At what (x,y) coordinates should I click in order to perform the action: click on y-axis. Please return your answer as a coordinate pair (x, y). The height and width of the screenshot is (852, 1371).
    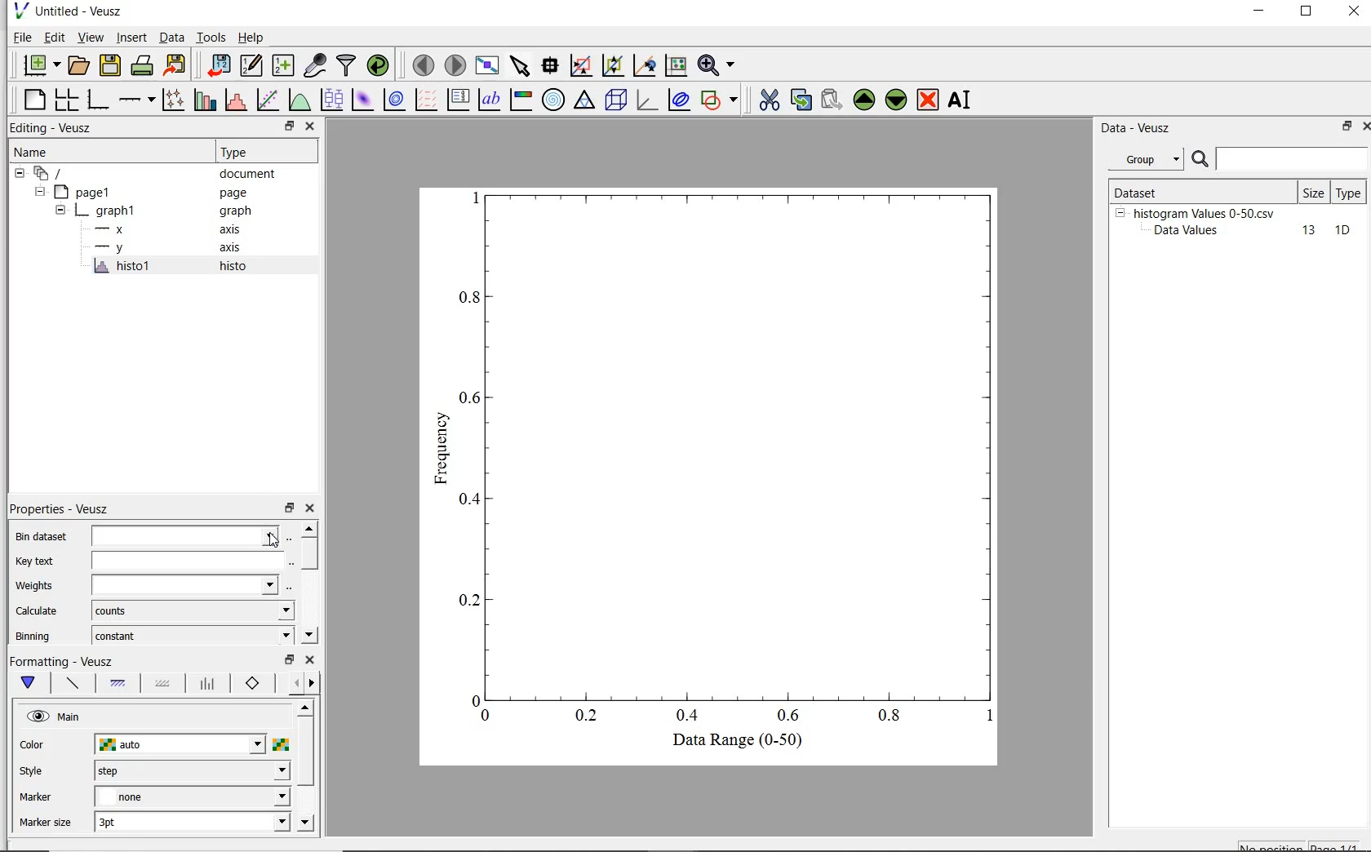
    Looking at the image, I should click on (113, 248).